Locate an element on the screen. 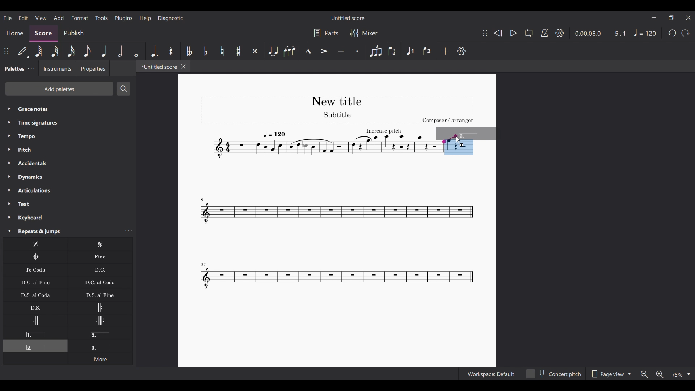  More is located at coordinates (100, 358).